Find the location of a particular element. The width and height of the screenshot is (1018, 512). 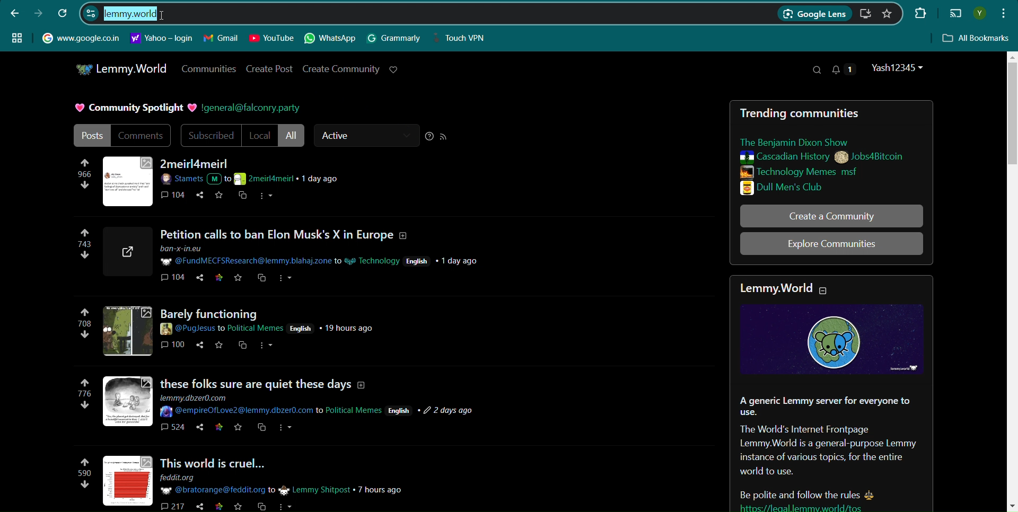

 Cascadian History Jobs4Bitcoin is located at coordinates (821, 157).